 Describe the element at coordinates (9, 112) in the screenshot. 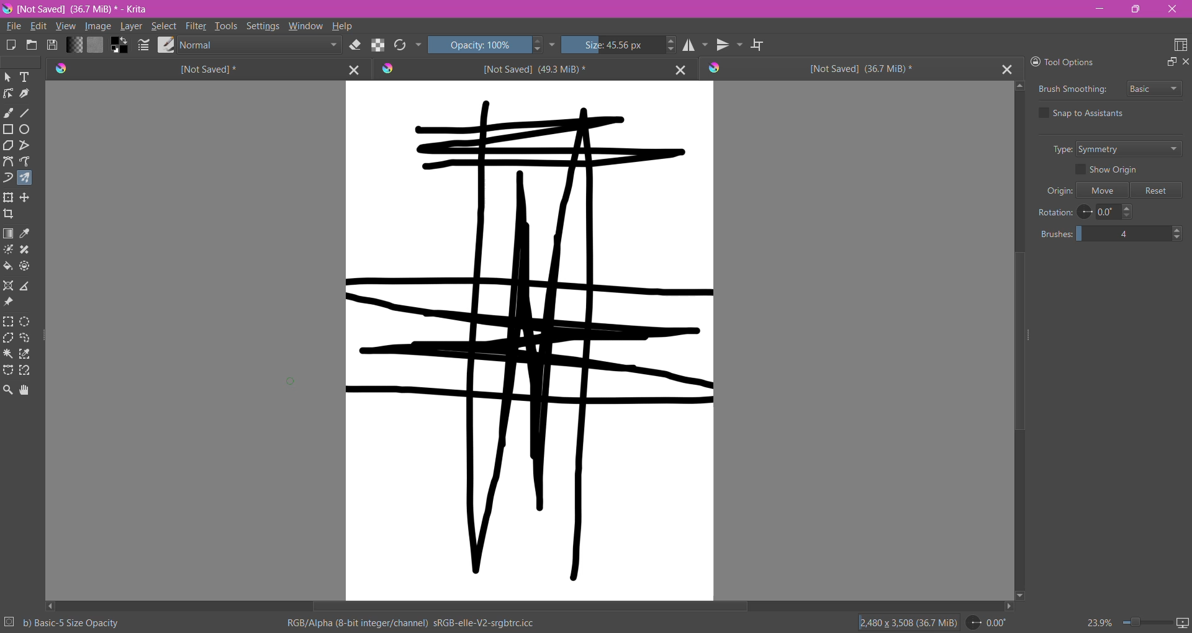

I see `Freehand Brush Tool` at that location.